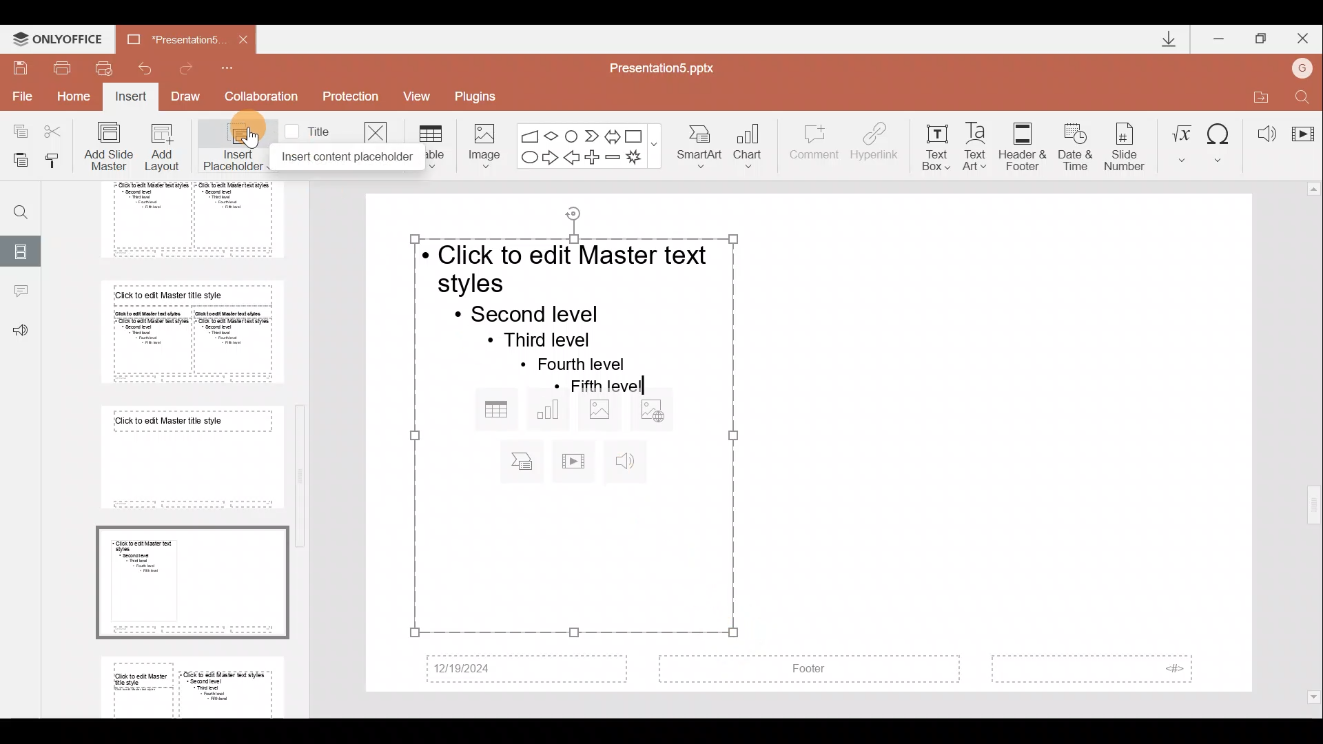 This screenshot has width=1323, height=744. Describe the element at coordinates (978, 143) in the screenshot. I see `Text Art` at that location.